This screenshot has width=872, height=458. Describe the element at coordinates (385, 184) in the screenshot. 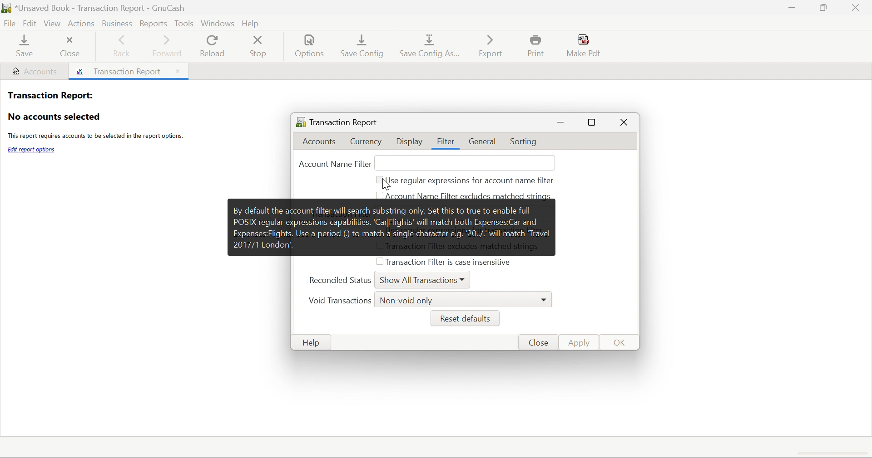

I see `cursor` at that location.